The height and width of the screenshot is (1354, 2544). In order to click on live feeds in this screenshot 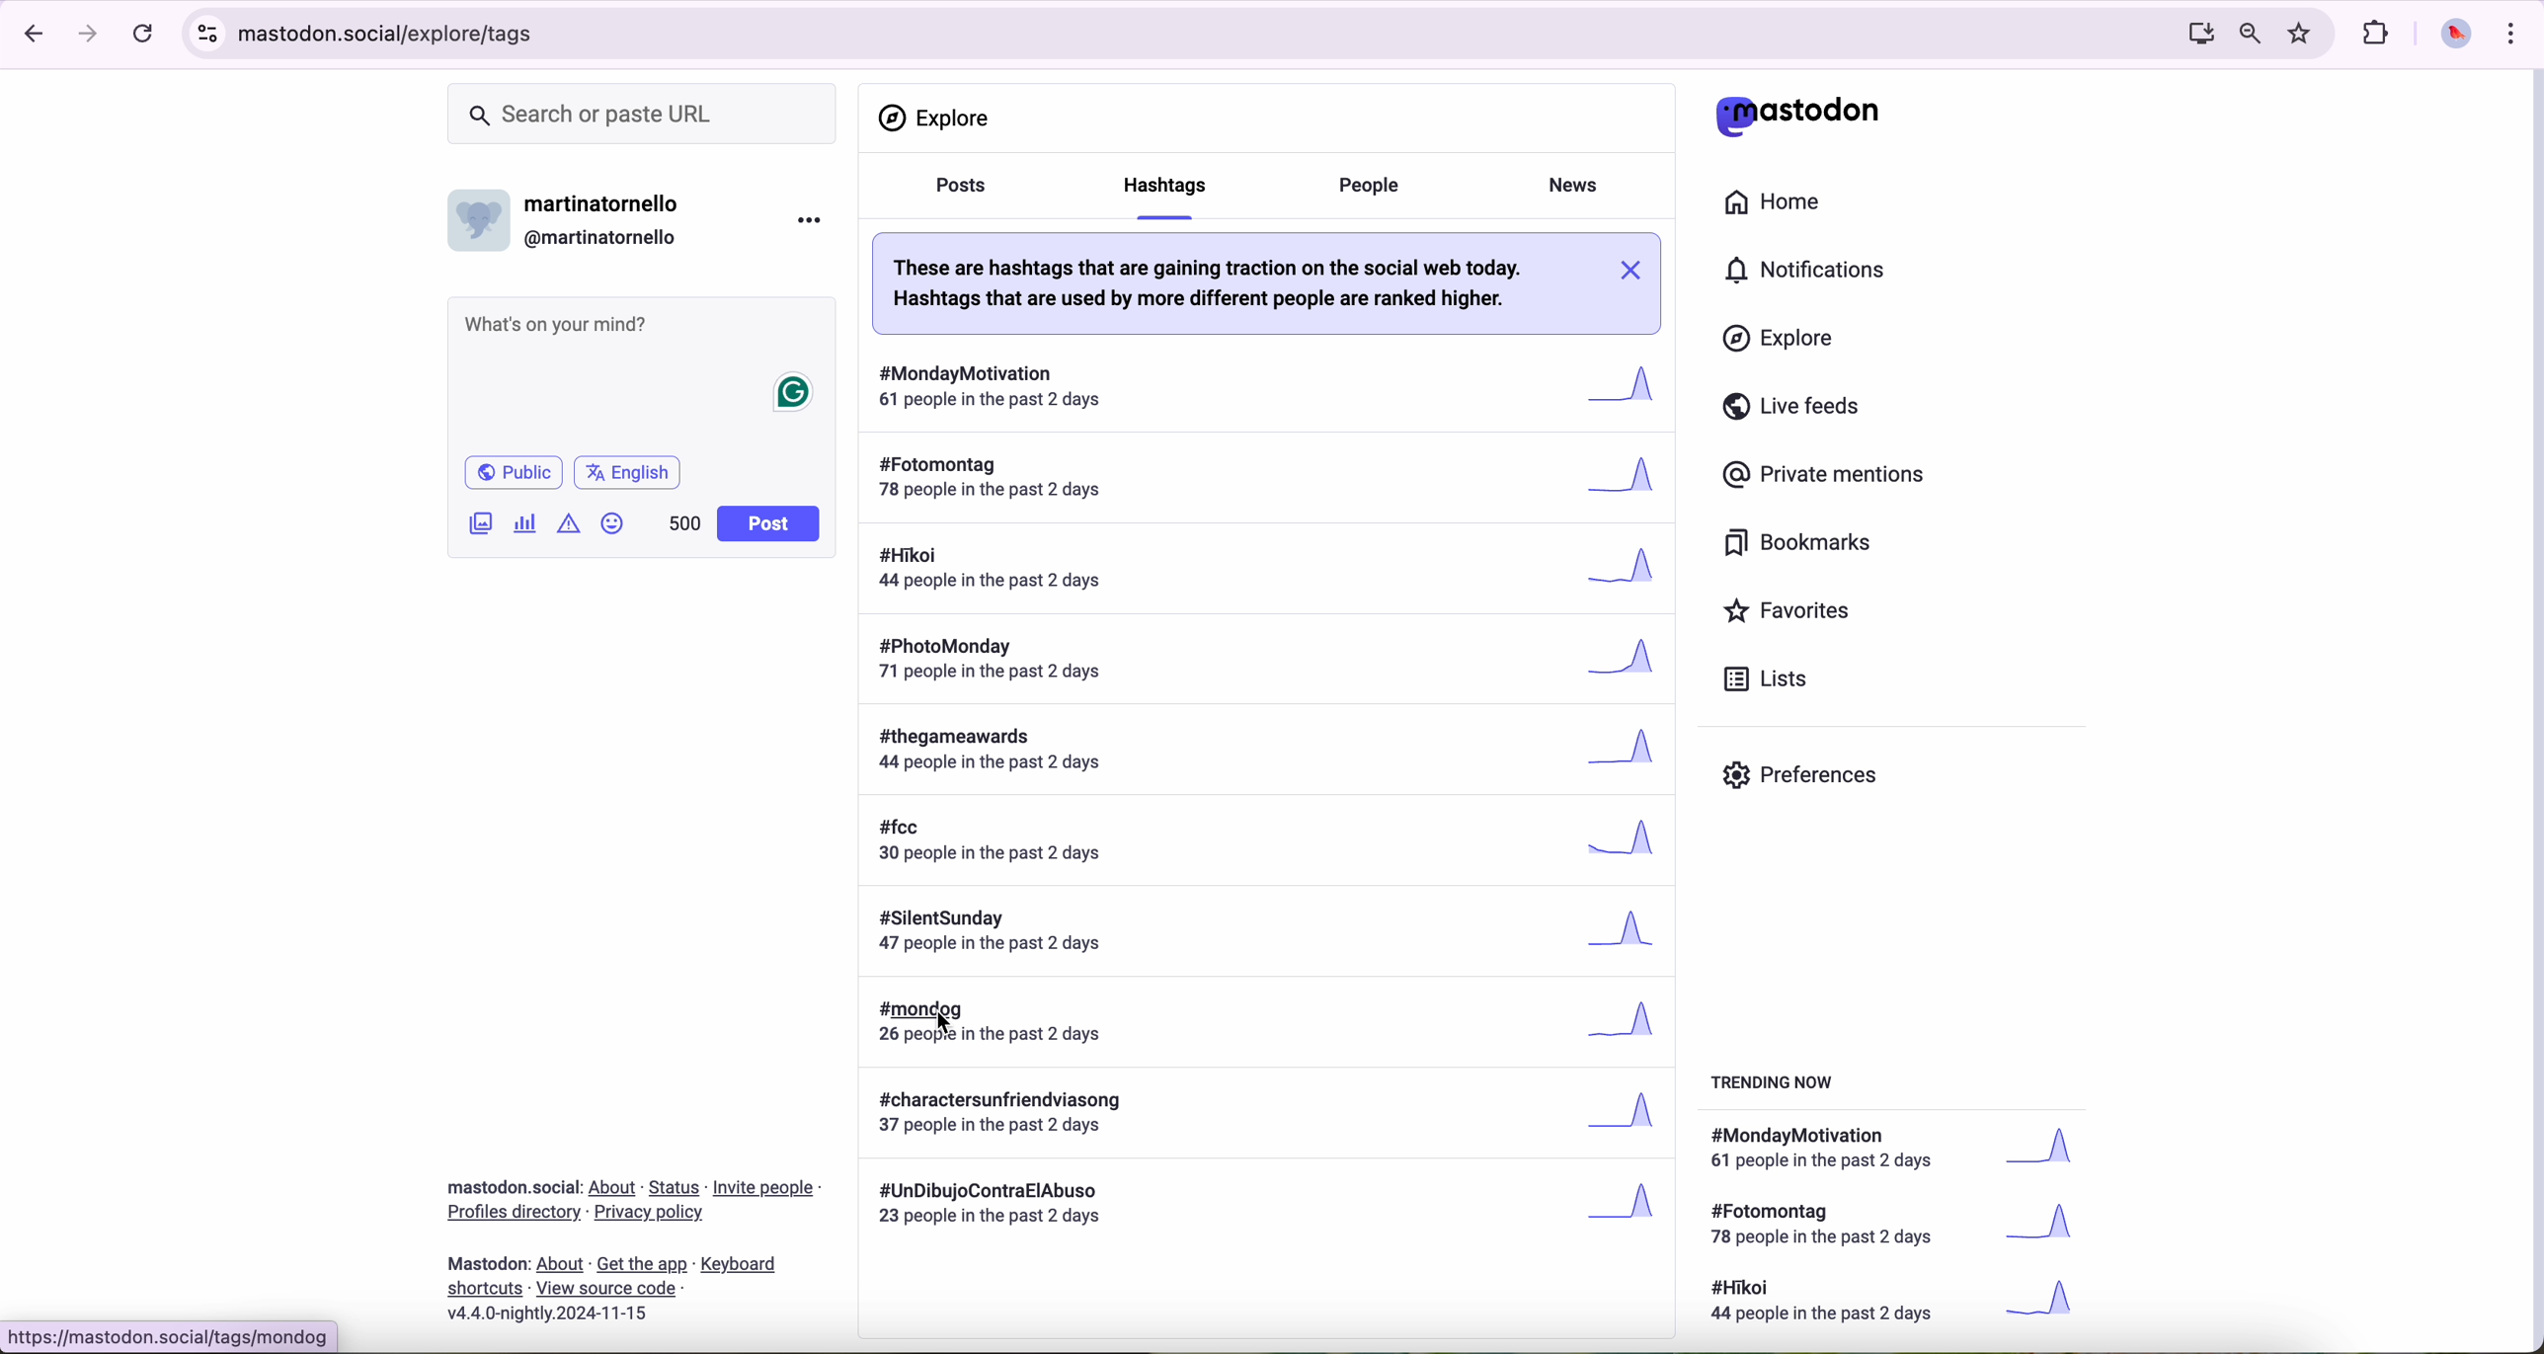, I will do `click(1795, 407)`.